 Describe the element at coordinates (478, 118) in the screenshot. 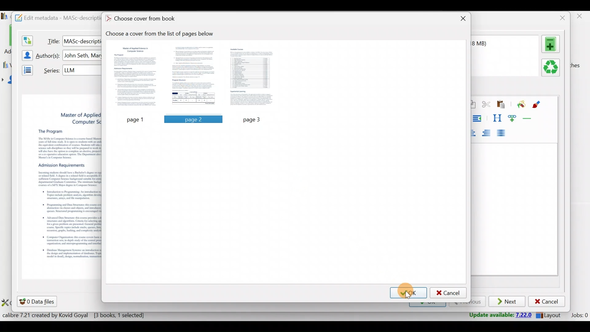

I see `Decrease indentation` at that location.